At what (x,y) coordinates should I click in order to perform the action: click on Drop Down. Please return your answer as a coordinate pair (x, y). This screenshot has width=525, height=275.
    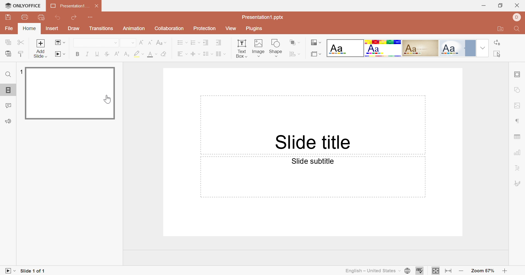
    Looking at the image, I should click on (144, 54).